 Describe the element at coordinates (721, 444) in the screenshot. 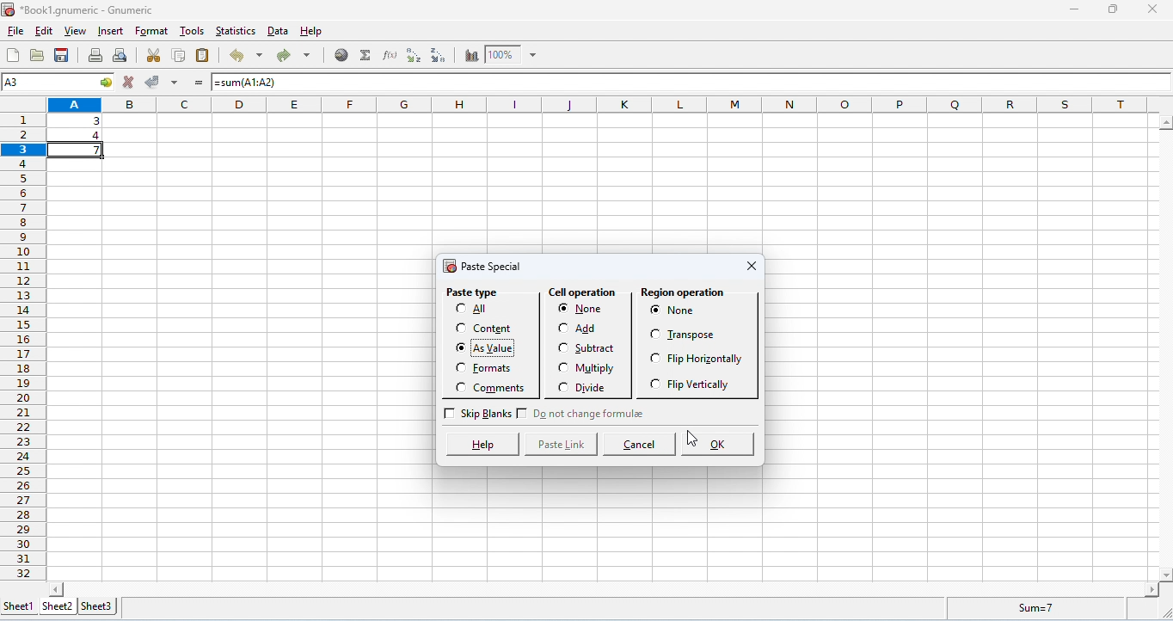

I see `ok` at that location.